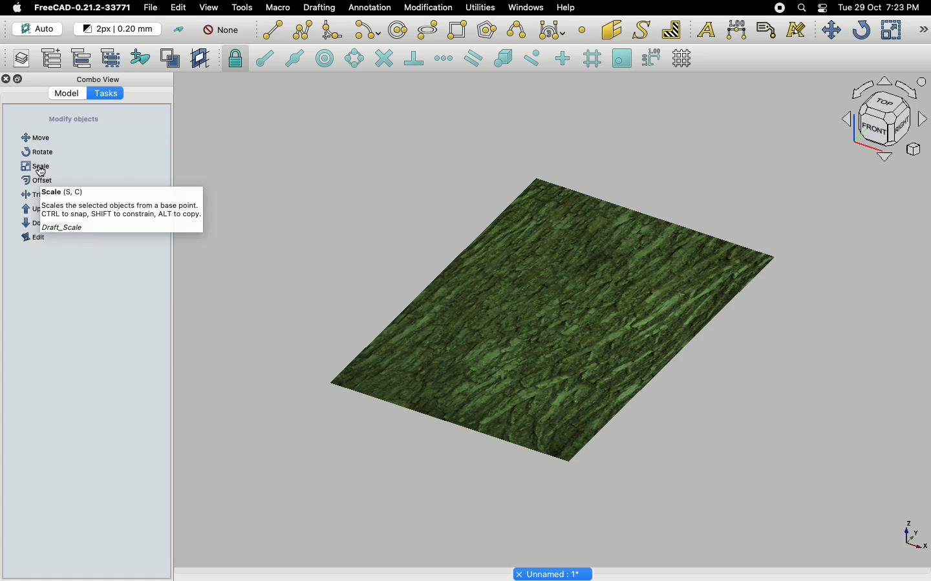 The image size is (931, 581). What do you see at coordinates (831, 30) in the screenshot?
I see `Move` at bounding box center [831, 30].